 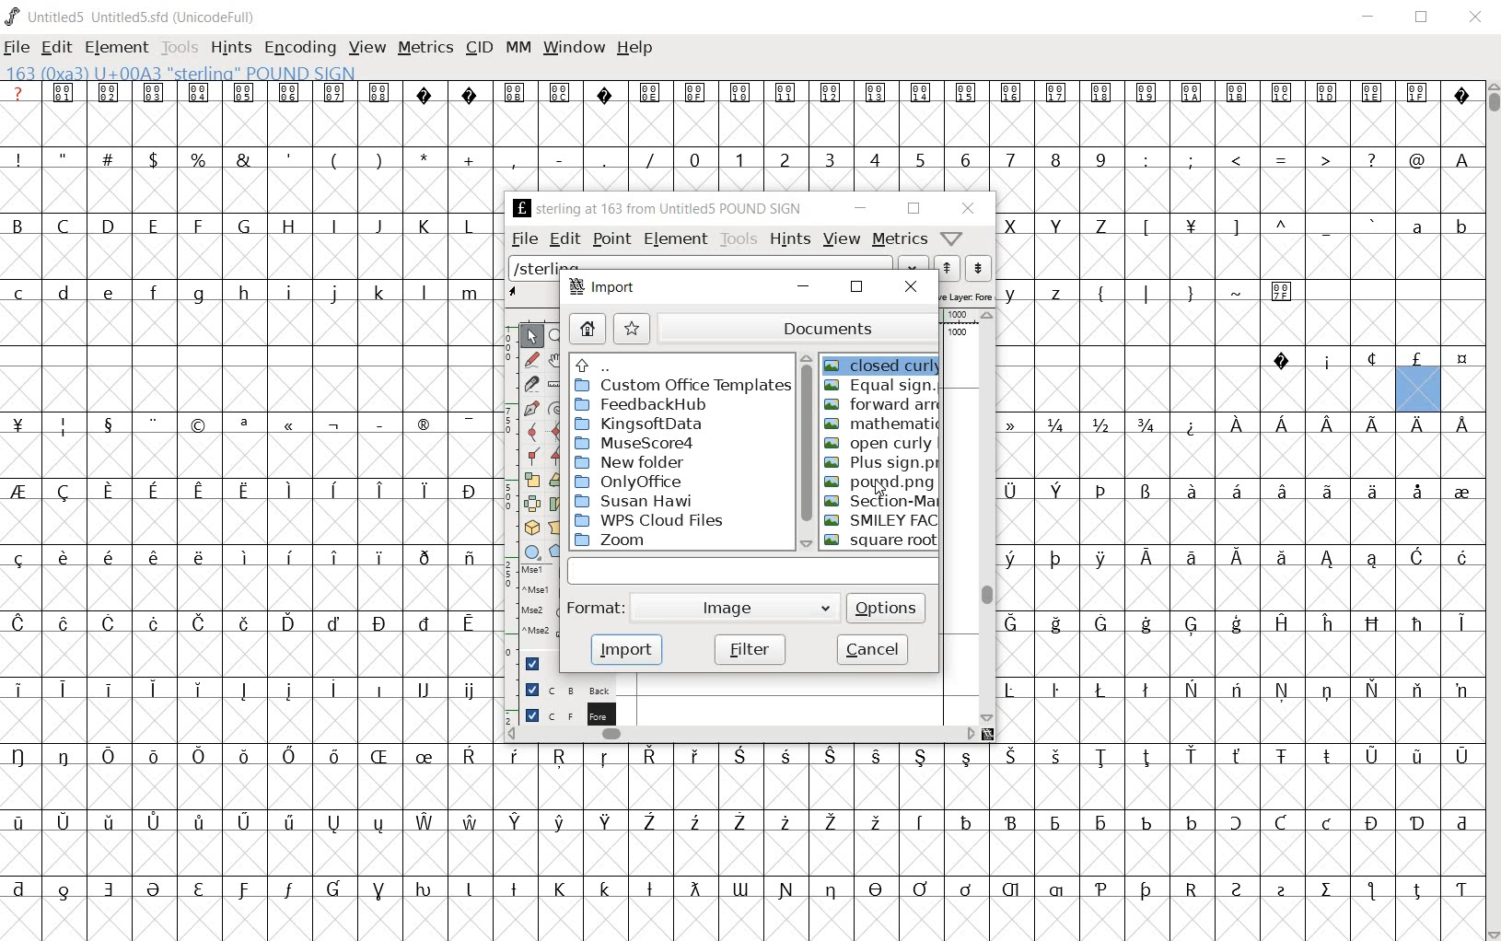 What do you see at coordinates (647, 160) in the screenshot?
I see `/` at bounding box center [647, 160].